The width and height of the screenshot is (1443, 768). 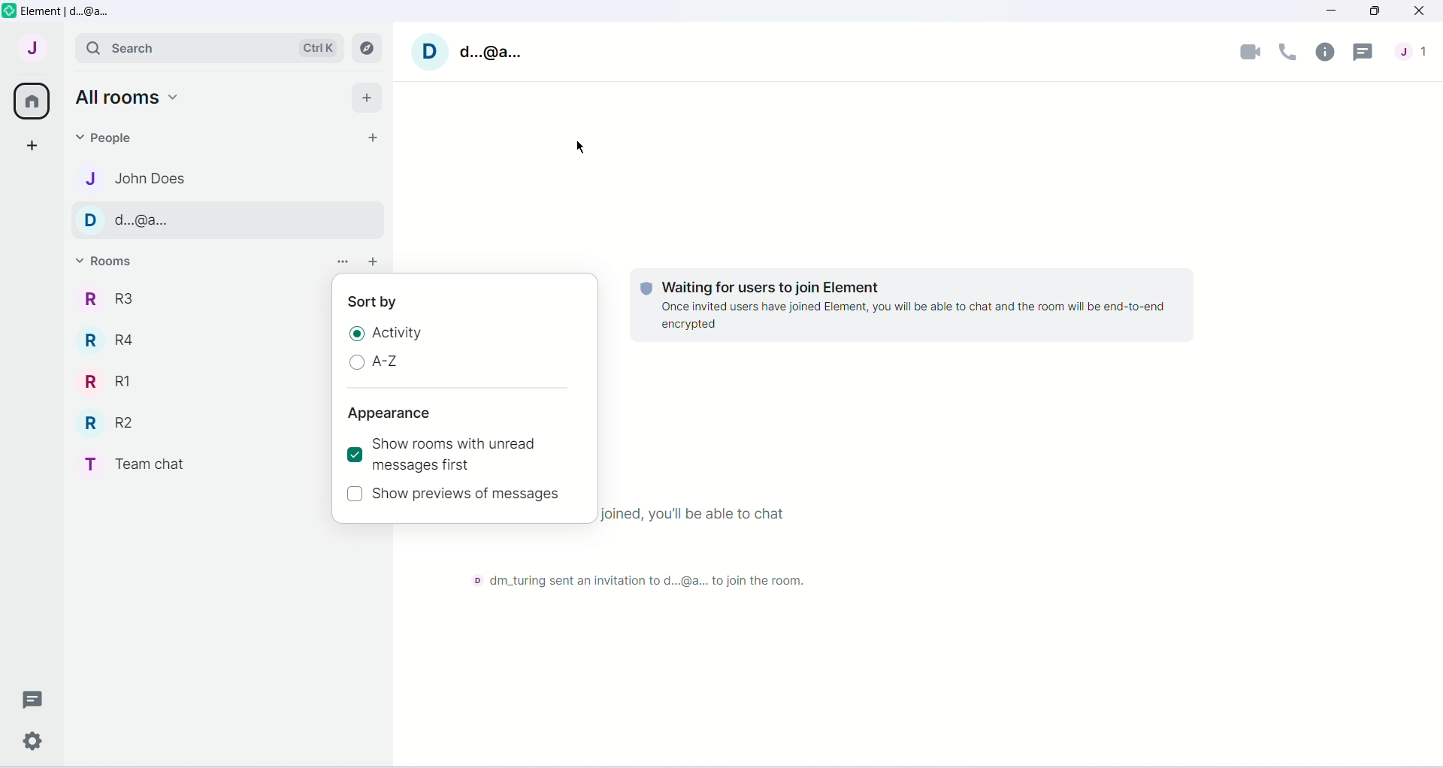 What do you see at coordinates (31, 101) in the screenshot?
I see `All Rooms` at bounding box center [31, 101].